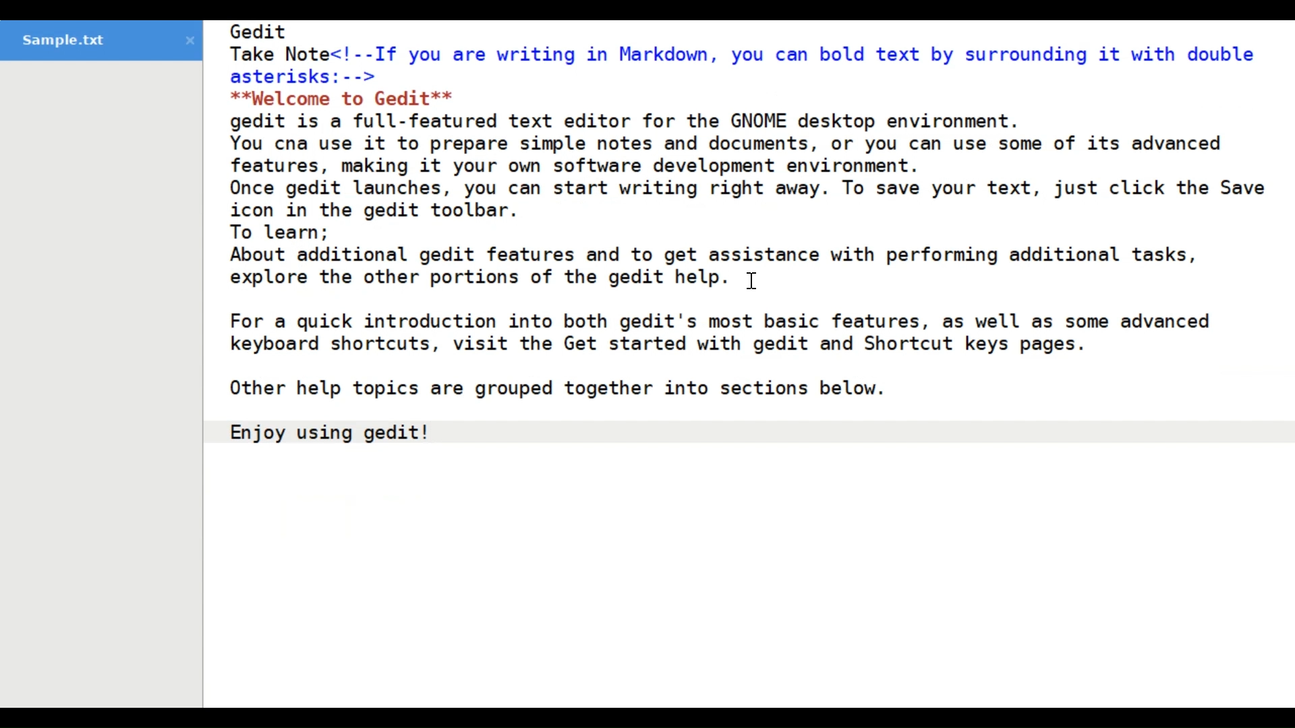 This screenshot has height=728, width=1295. I want to click on Gedit  Take Note<!--If you are writing in Markdown, you can bold text by surrounding it with double asterisks:--> **Welcome to Gedit**  gedit is a full-featured text editor for the GNOME desktop environment.  You can use it to prepare simple notes and documents, or you can use some of its advanced features, making it your own software development environment, so click(750, 363).